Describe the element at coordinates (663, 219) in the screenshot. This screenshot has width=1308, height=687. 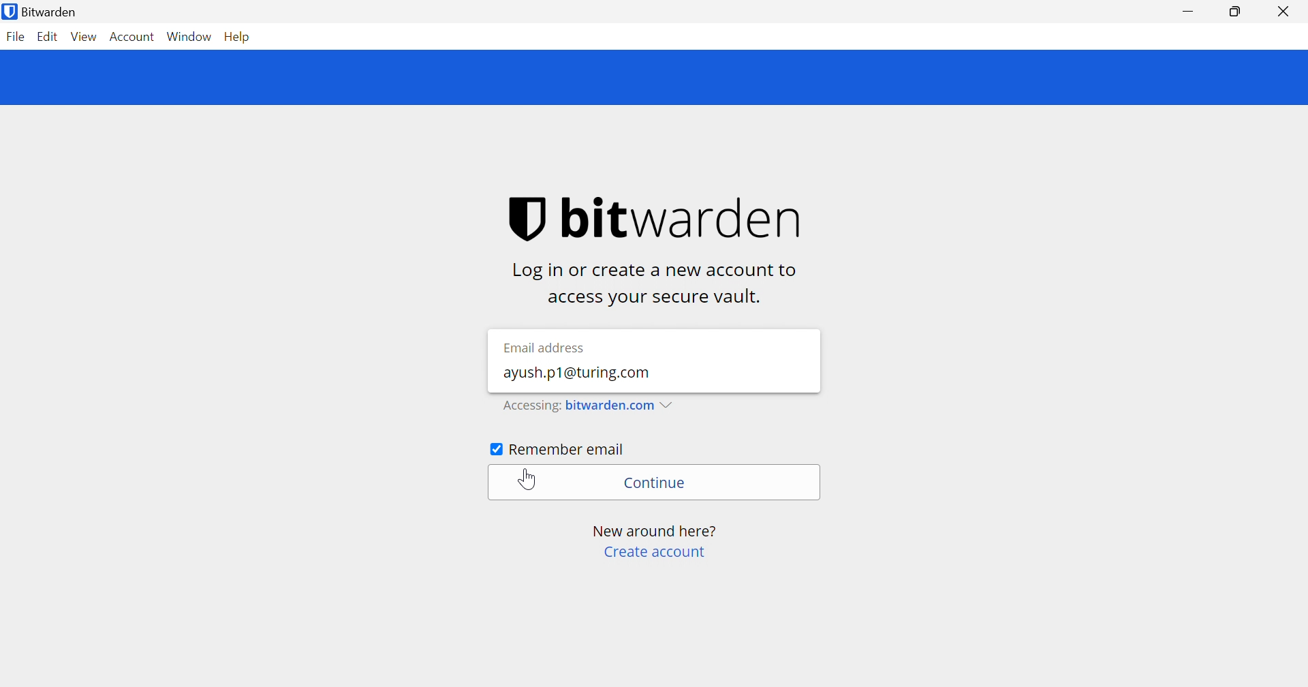
I see `bitwarden` at that location.